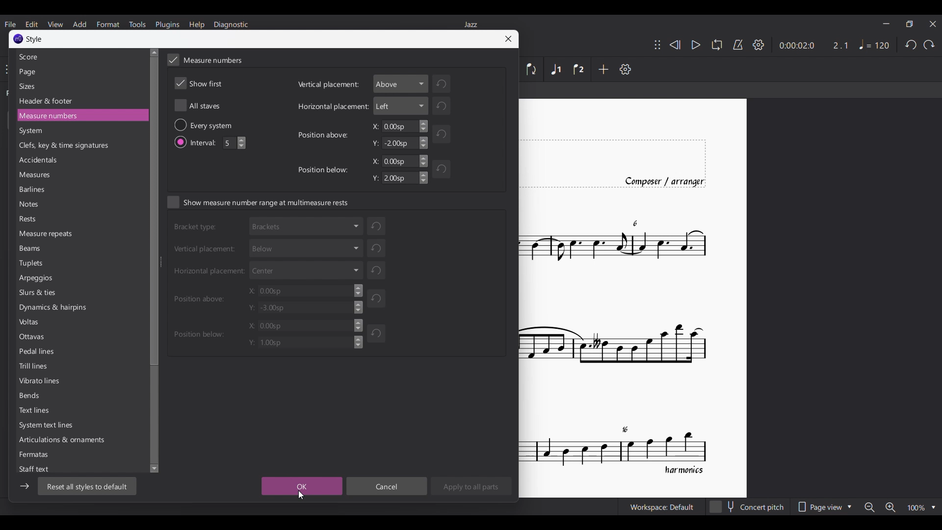 The width and height of the screenshot is (942, 530). I want to click on Measure, so click(45, 235).